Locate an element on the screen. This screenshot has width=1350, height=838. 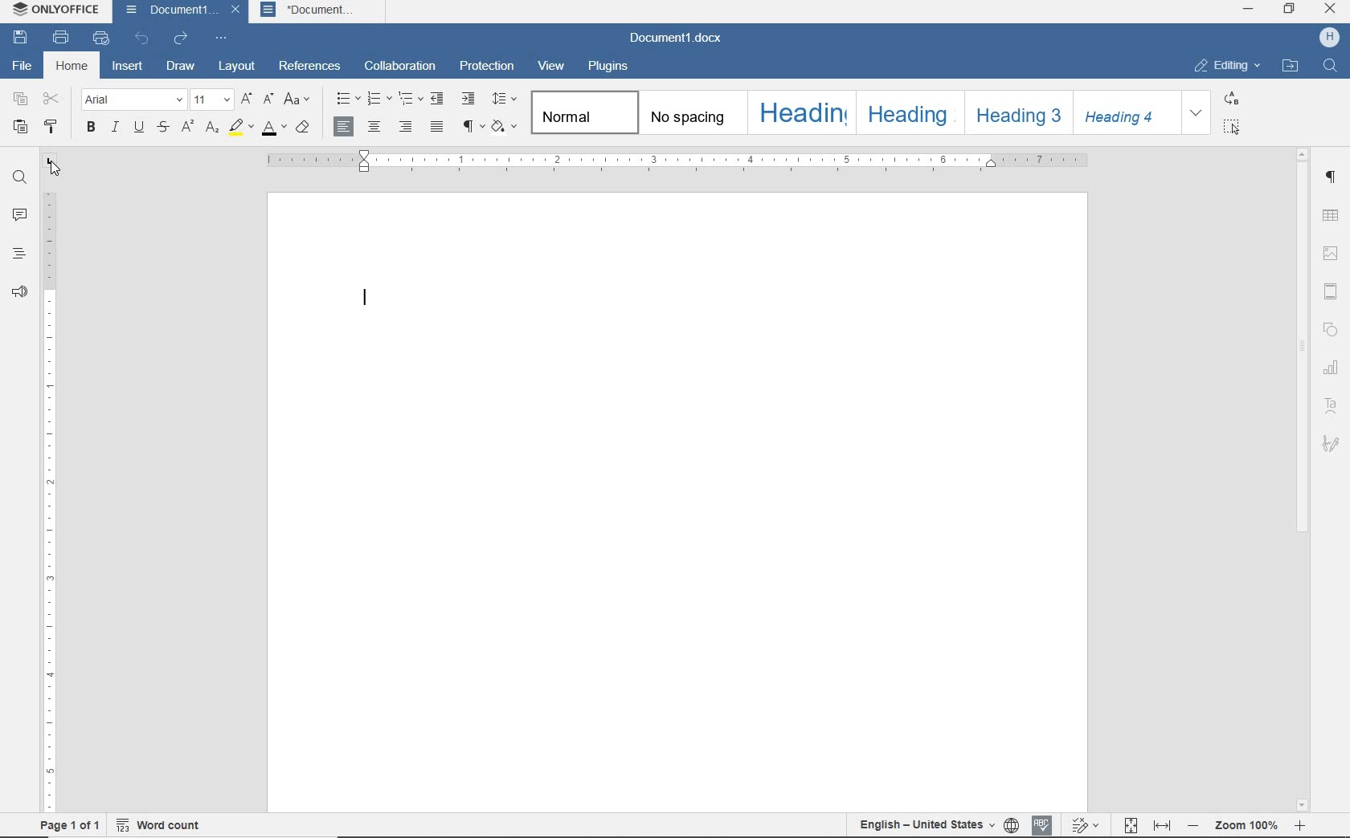
PARAGRAPH LINE SPACING is located at coordinates (504, 100).